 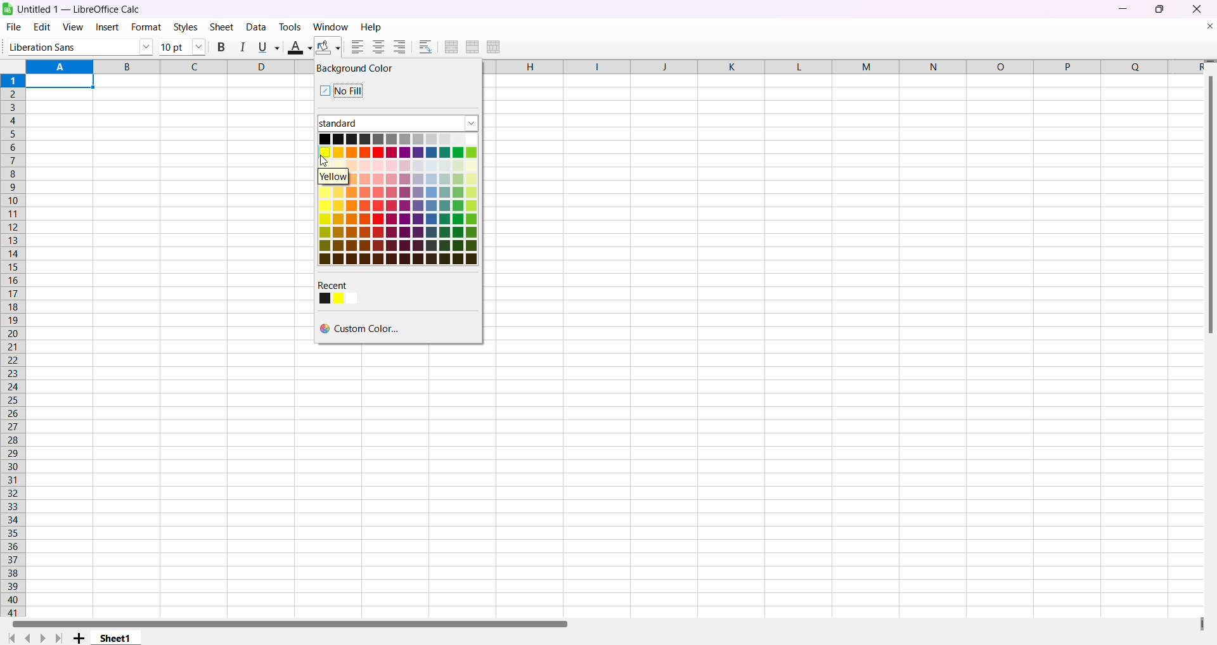 I want to click on text color, so click(x=295, y=46).